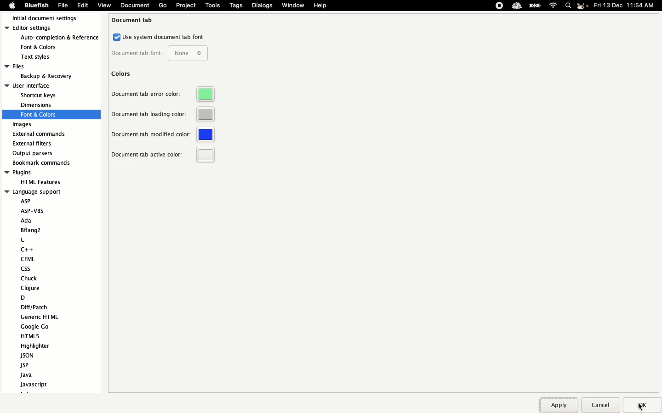  I want to click on Document tab active color, so click(163, 155).